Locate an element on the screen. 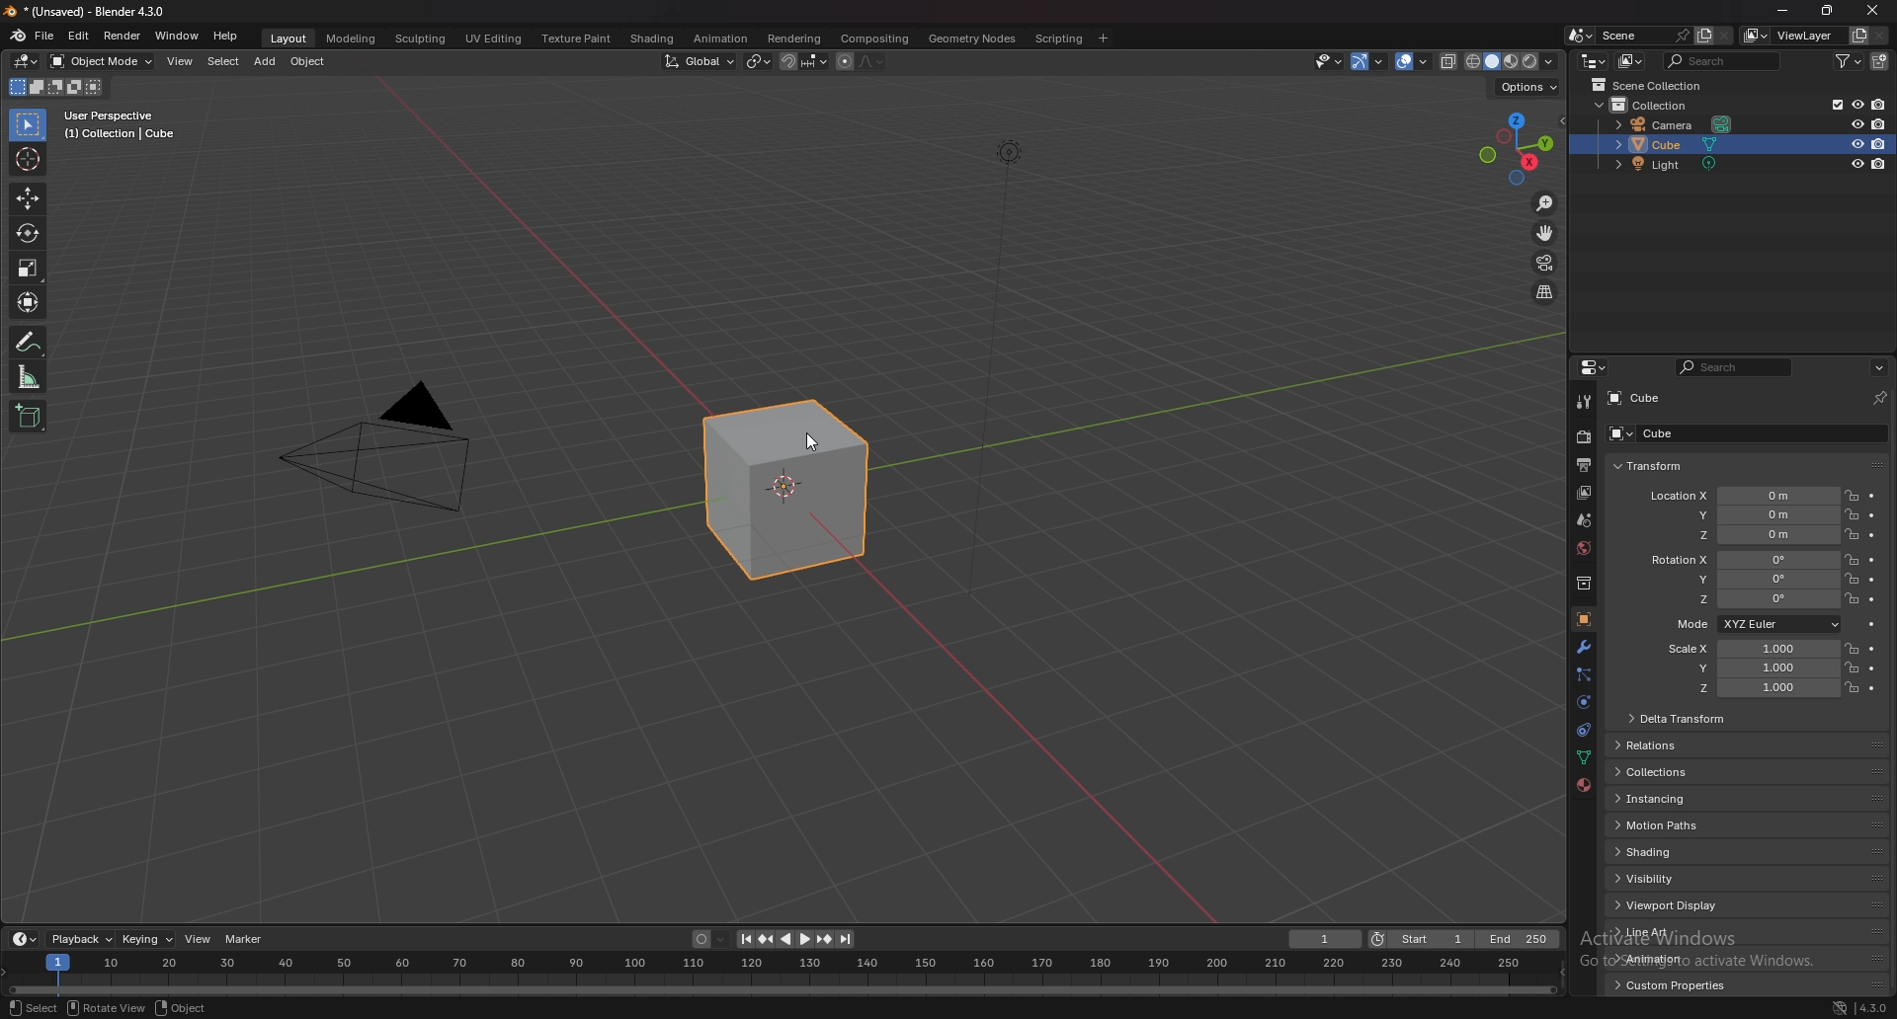  viewport shading is located at coordinates (1514, 61).